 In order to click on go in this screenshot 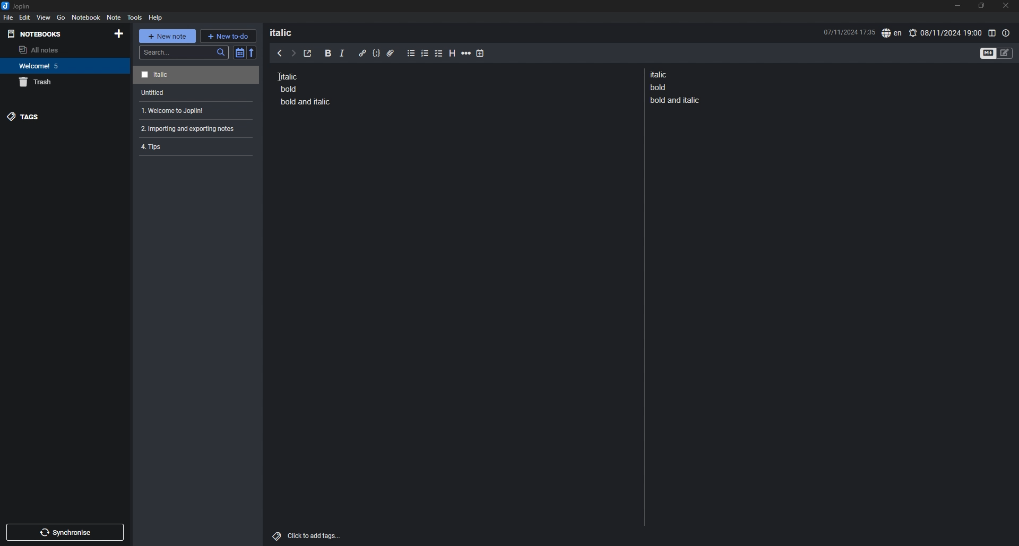, I will do `click(61, 17)`.